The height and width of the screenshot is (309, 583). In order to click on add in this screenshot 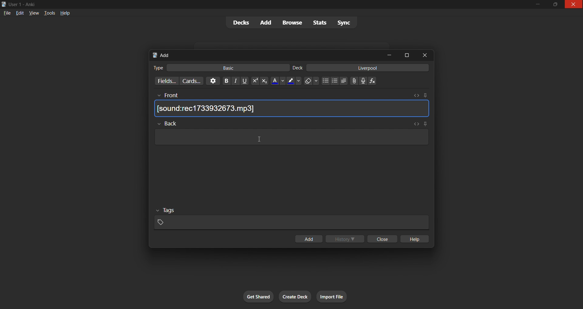, I will do `click(266, 22)`.